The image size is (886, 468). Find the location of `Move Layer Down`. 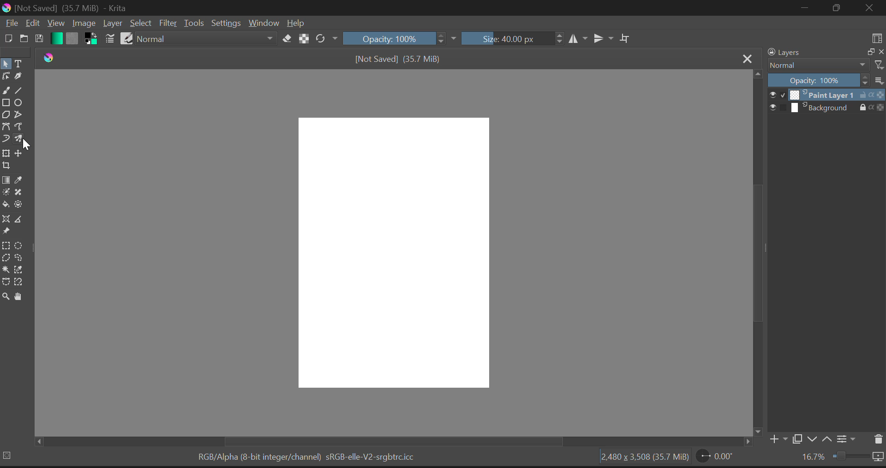

Move Layer Down is located at coordinates (814, 439).